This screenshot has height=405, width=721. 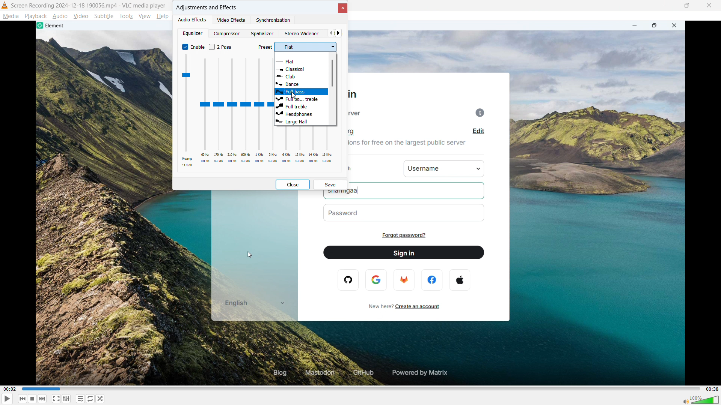 What do you see at coordinates (259, 111) in the screenshot?
I see `Adjust 1 kilohertz` at bounding box center [259, 111].